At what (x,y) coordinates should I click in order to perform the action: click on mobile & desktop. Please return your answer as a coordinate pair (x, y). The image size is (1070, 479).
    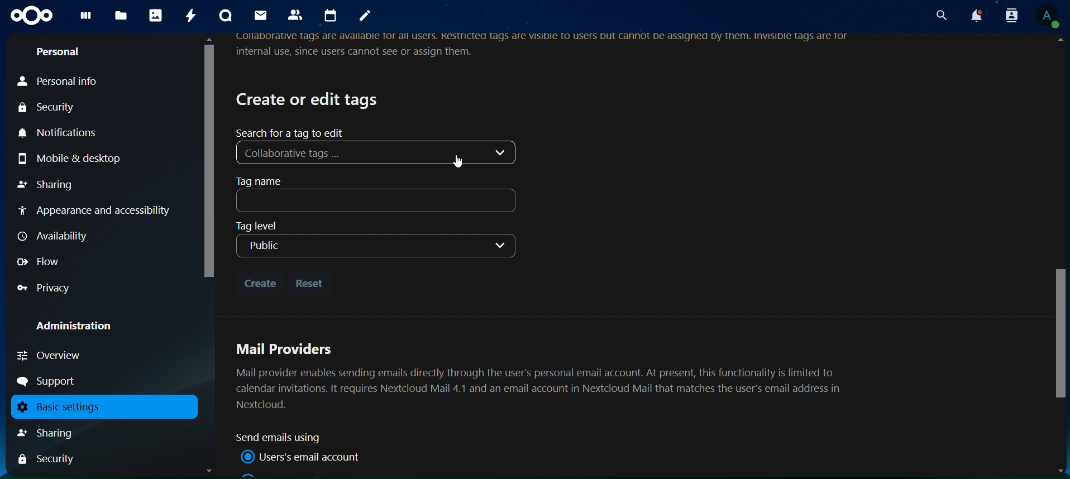
    Looking at the image, I should click on (85, 157).